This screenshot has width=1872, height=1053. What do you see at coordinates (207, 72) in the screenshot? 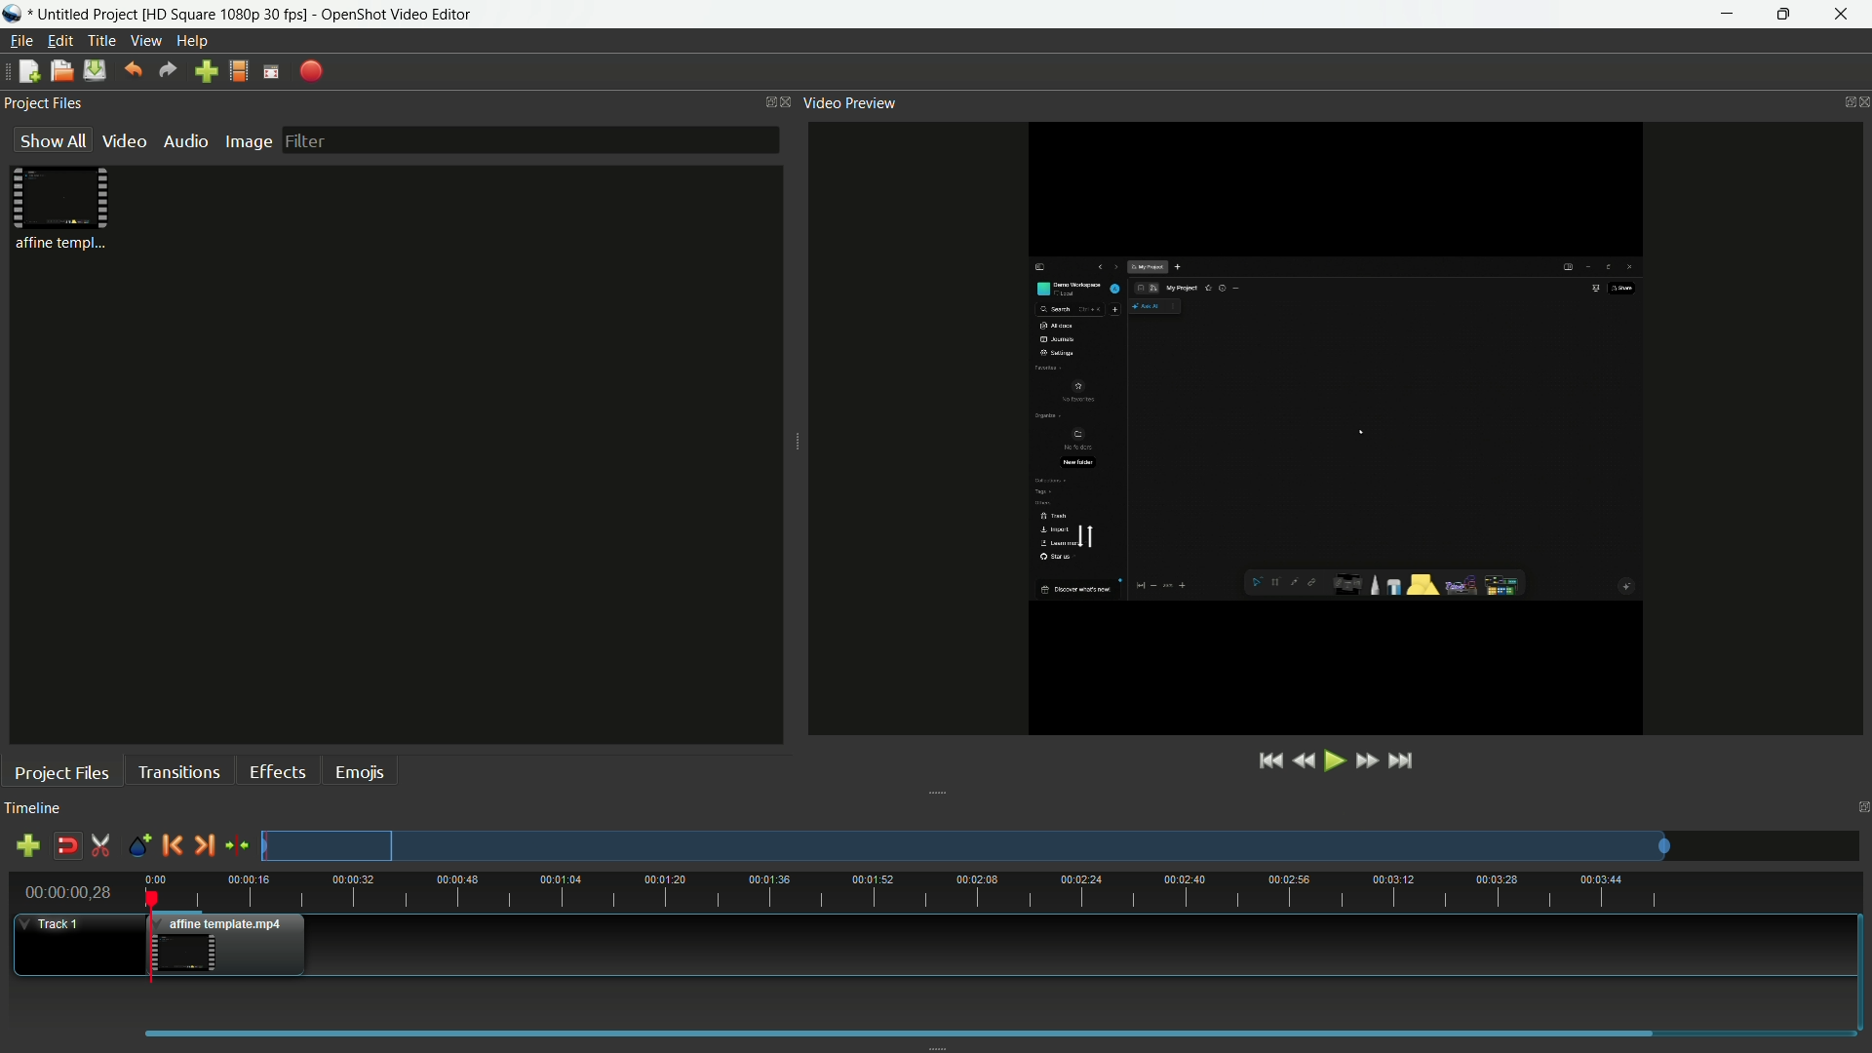
I see `import file` at bounding box center [207, 72].